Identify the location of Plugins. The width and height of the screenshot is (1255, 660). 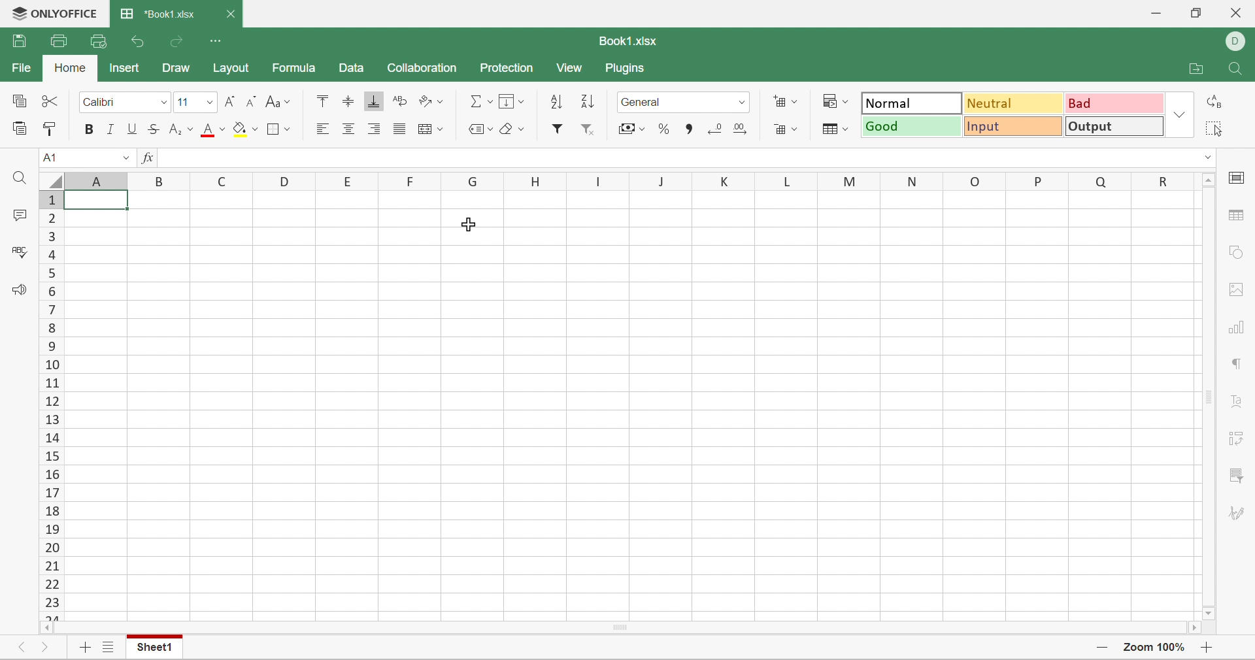
(627, 69).